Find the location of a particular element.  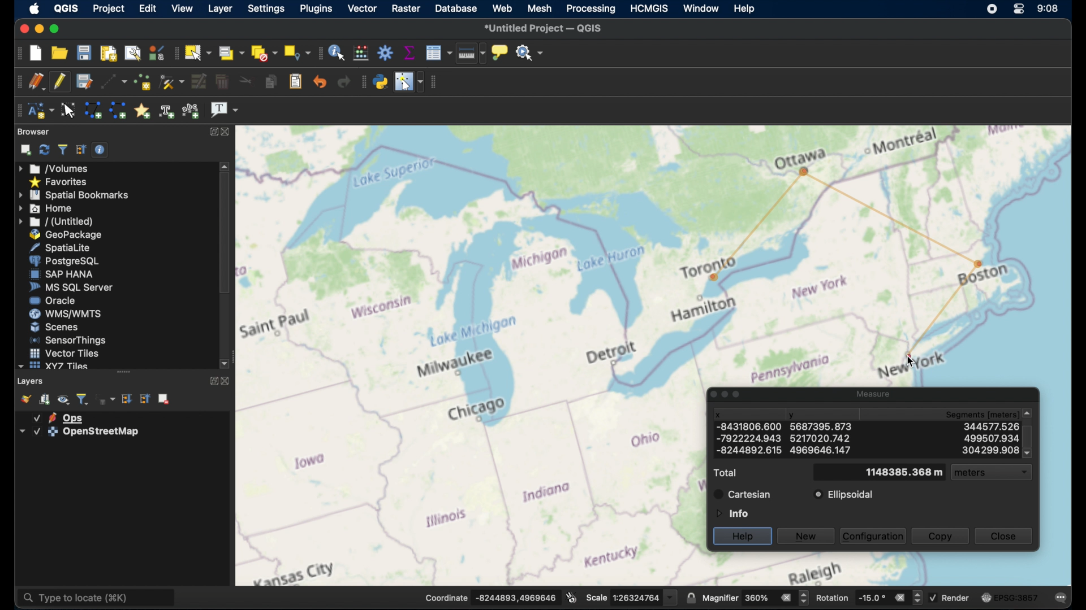

style manager is located at coordinates (157, 51).